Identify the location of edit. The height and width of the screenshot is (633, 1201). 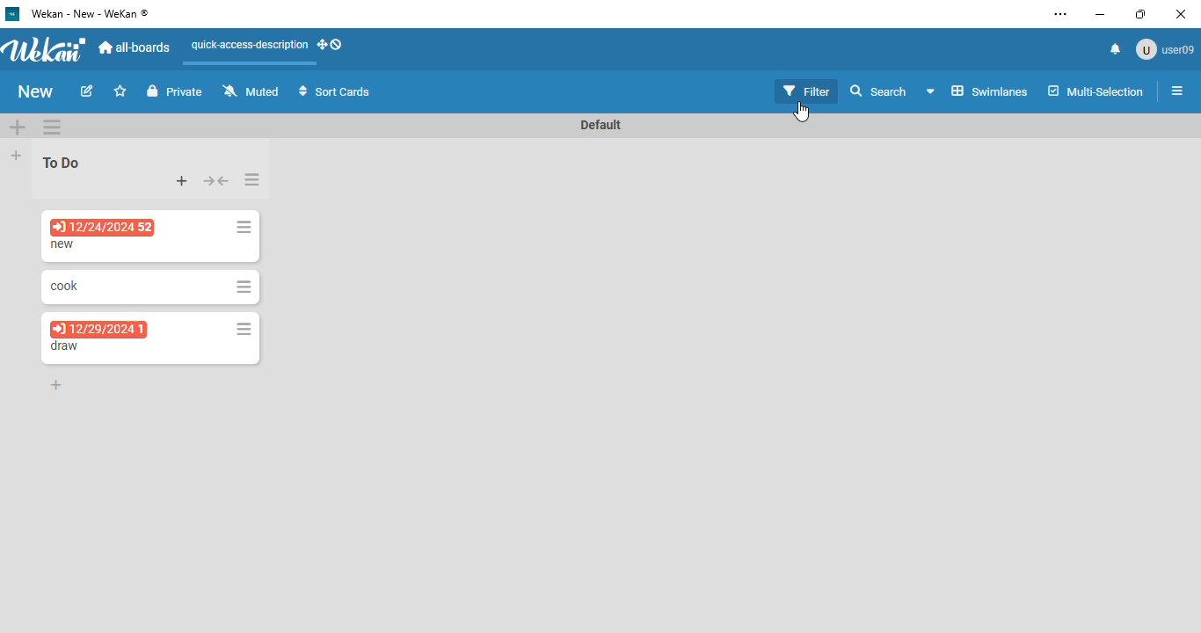
(88, 91).